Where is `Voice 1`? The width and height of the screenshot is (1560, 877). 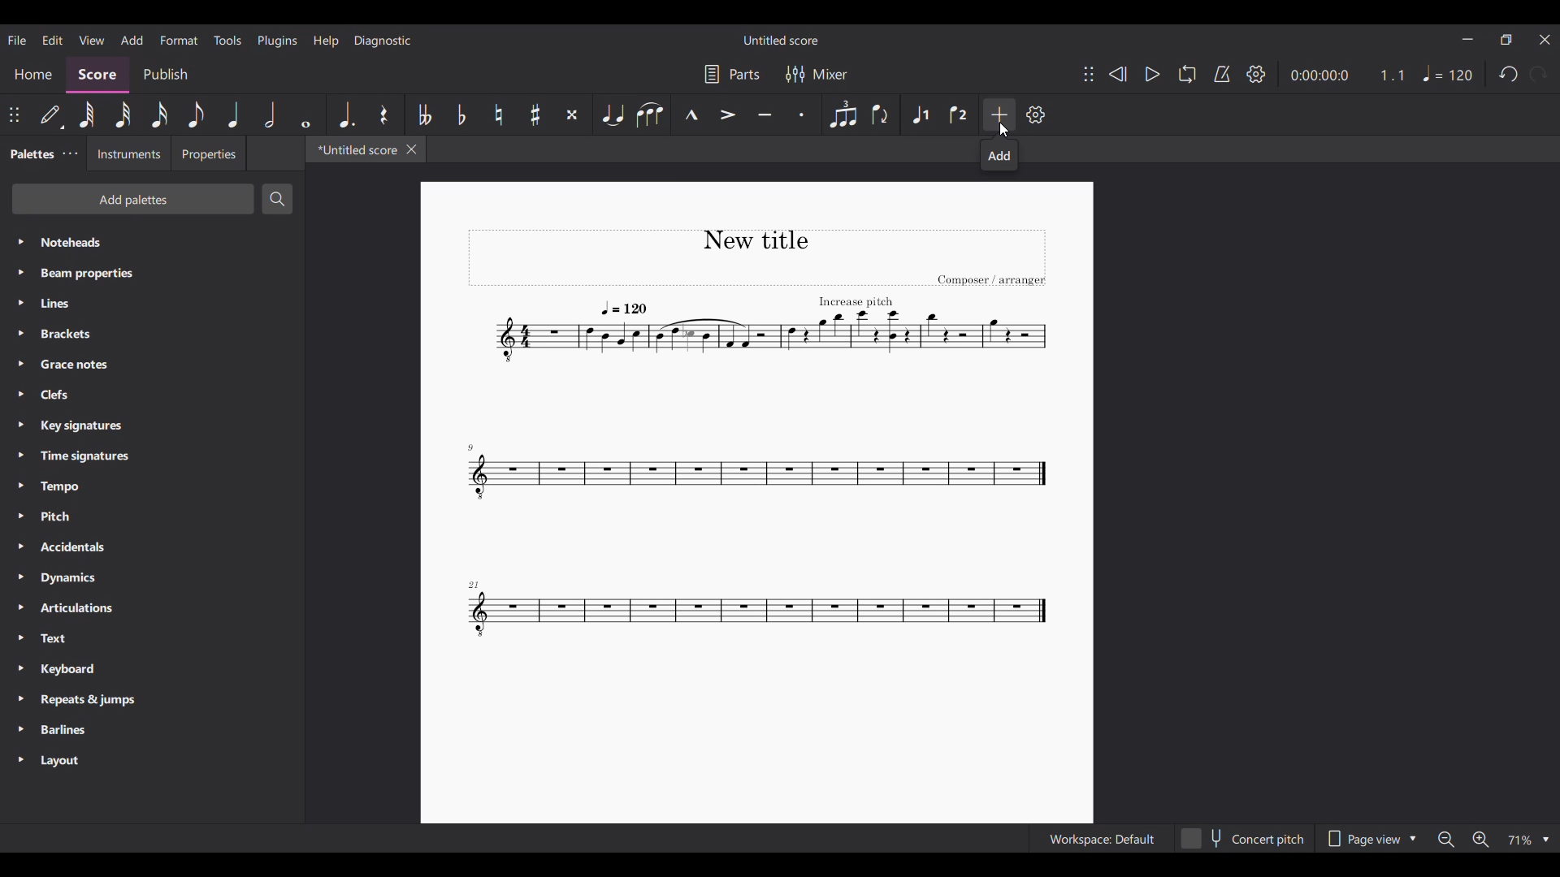
Voice 1 is located at coordinates (921, 115).